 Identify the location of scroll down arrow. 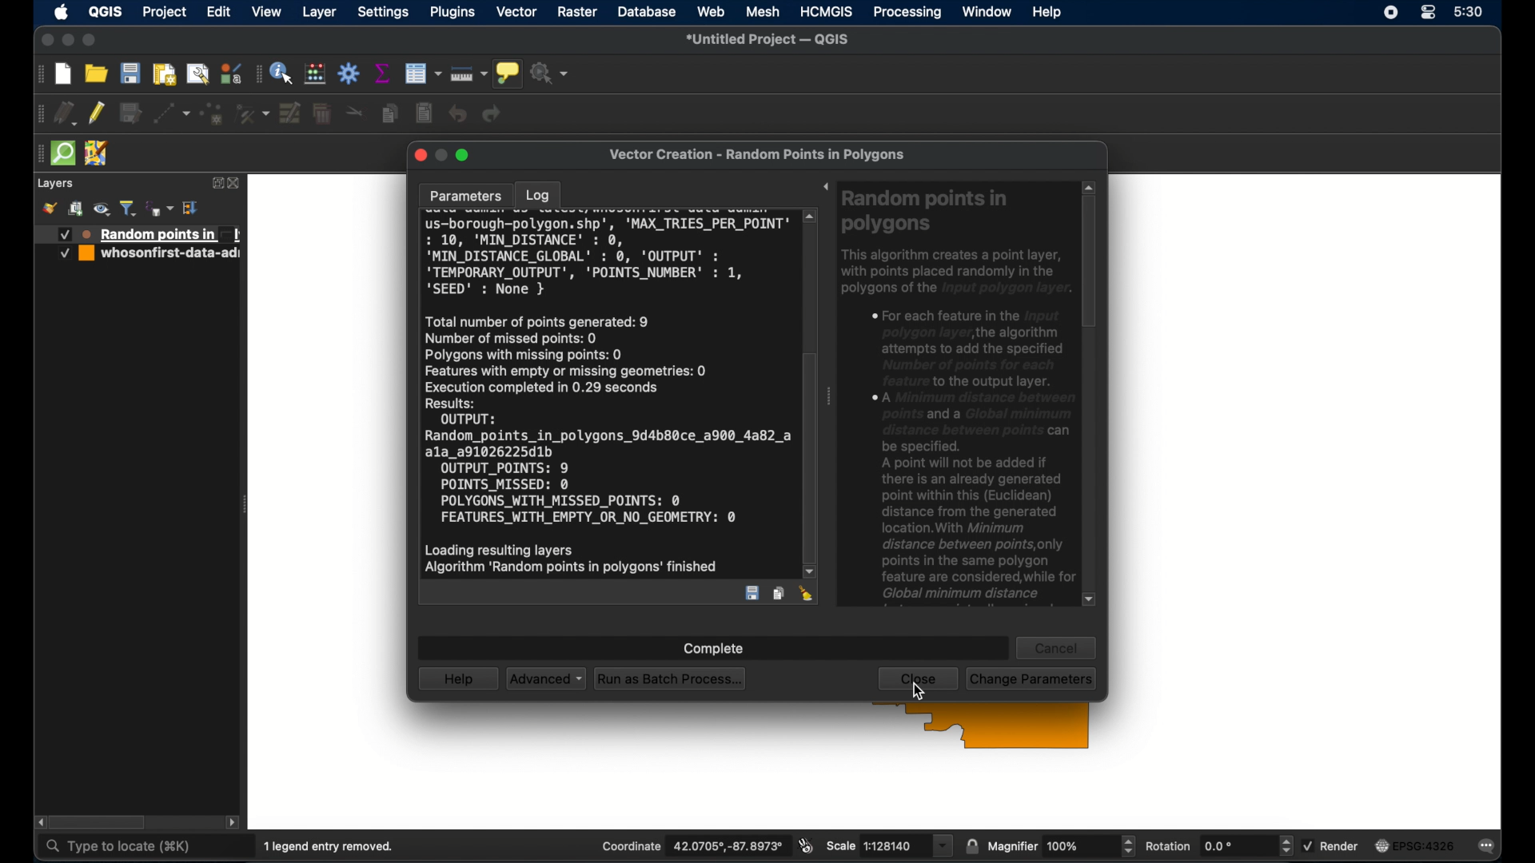
(1090, 599).